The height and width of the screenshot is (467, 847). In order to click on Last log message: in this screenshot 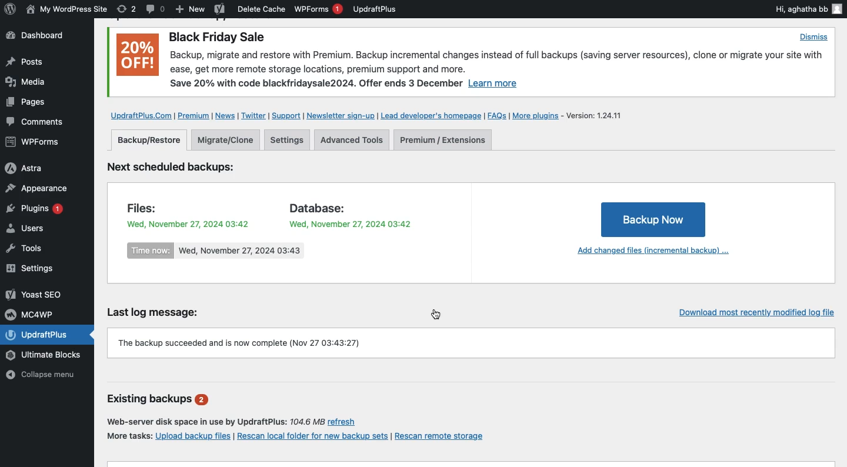, I will do `click(161, 311)`.